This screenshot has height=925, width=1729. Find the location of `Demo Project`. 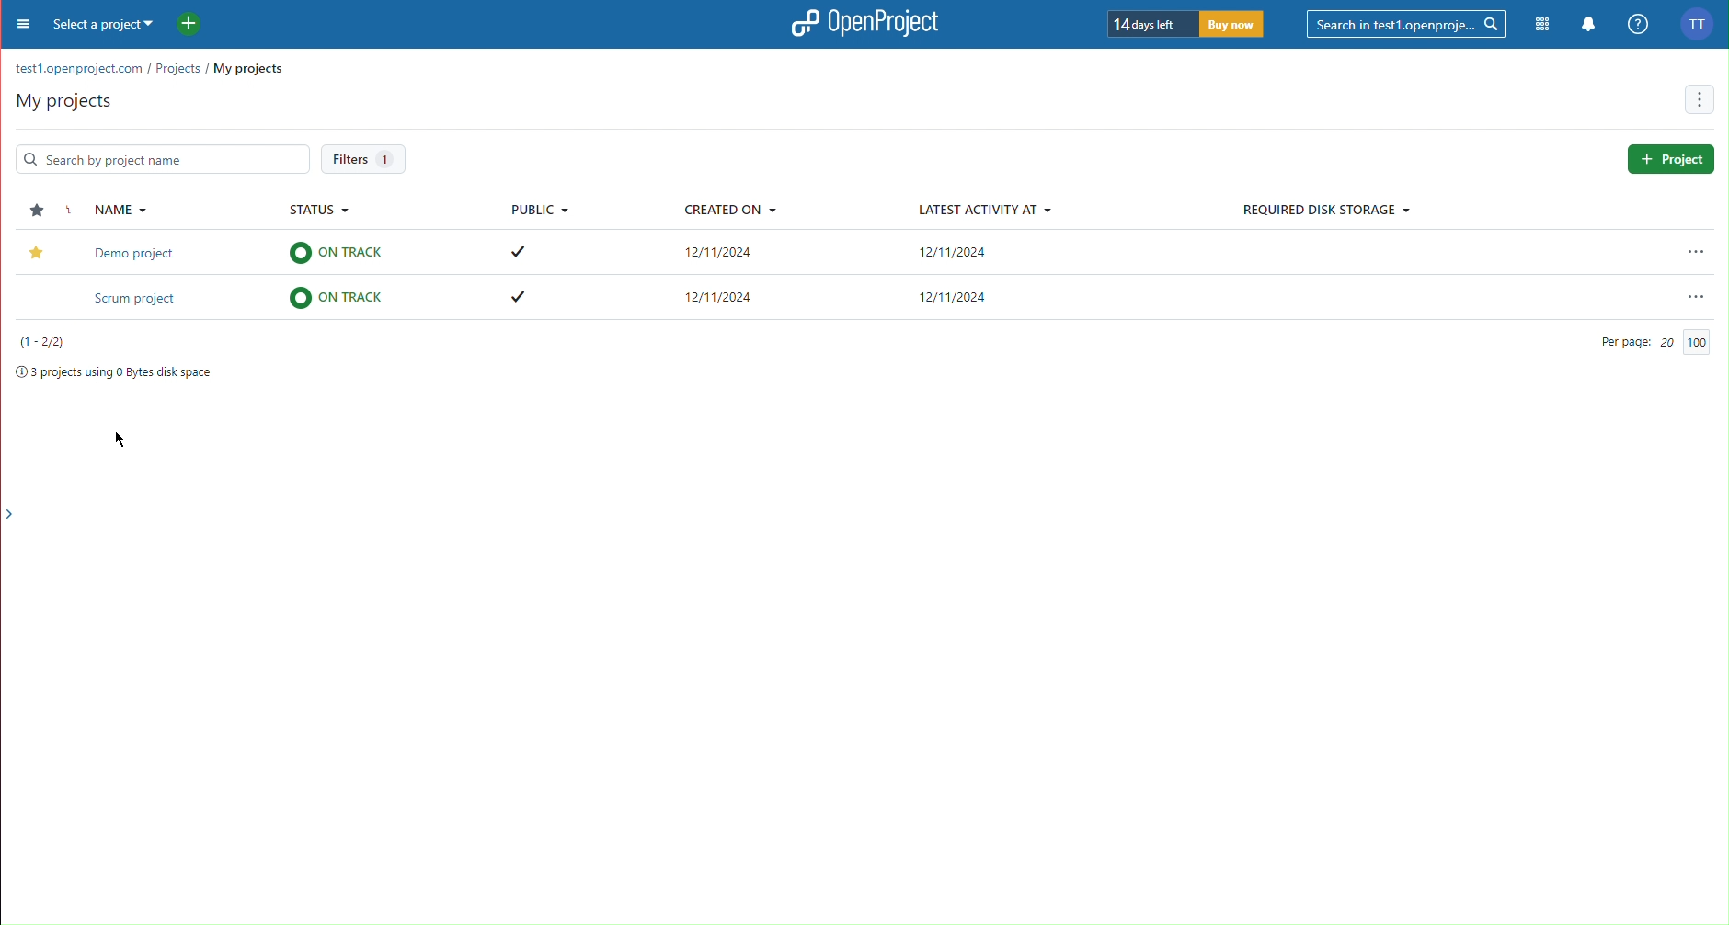

Demo Project is located at coordinates (872, 298).